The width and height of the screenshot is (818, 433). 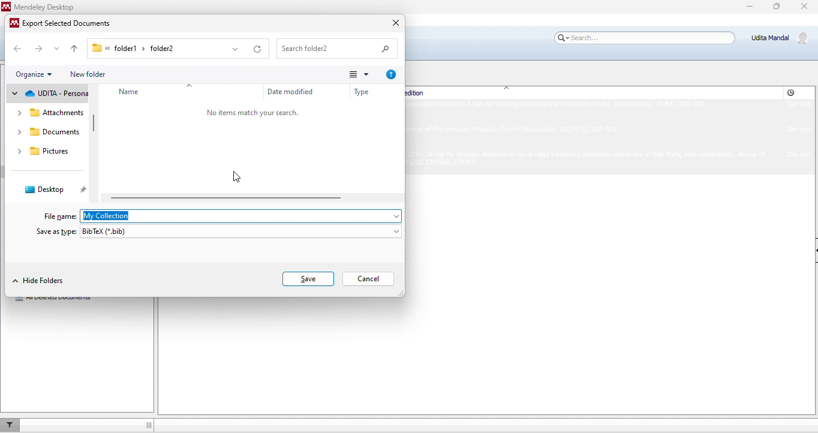 I want to click on files and folders, so click(x=47, y=131).